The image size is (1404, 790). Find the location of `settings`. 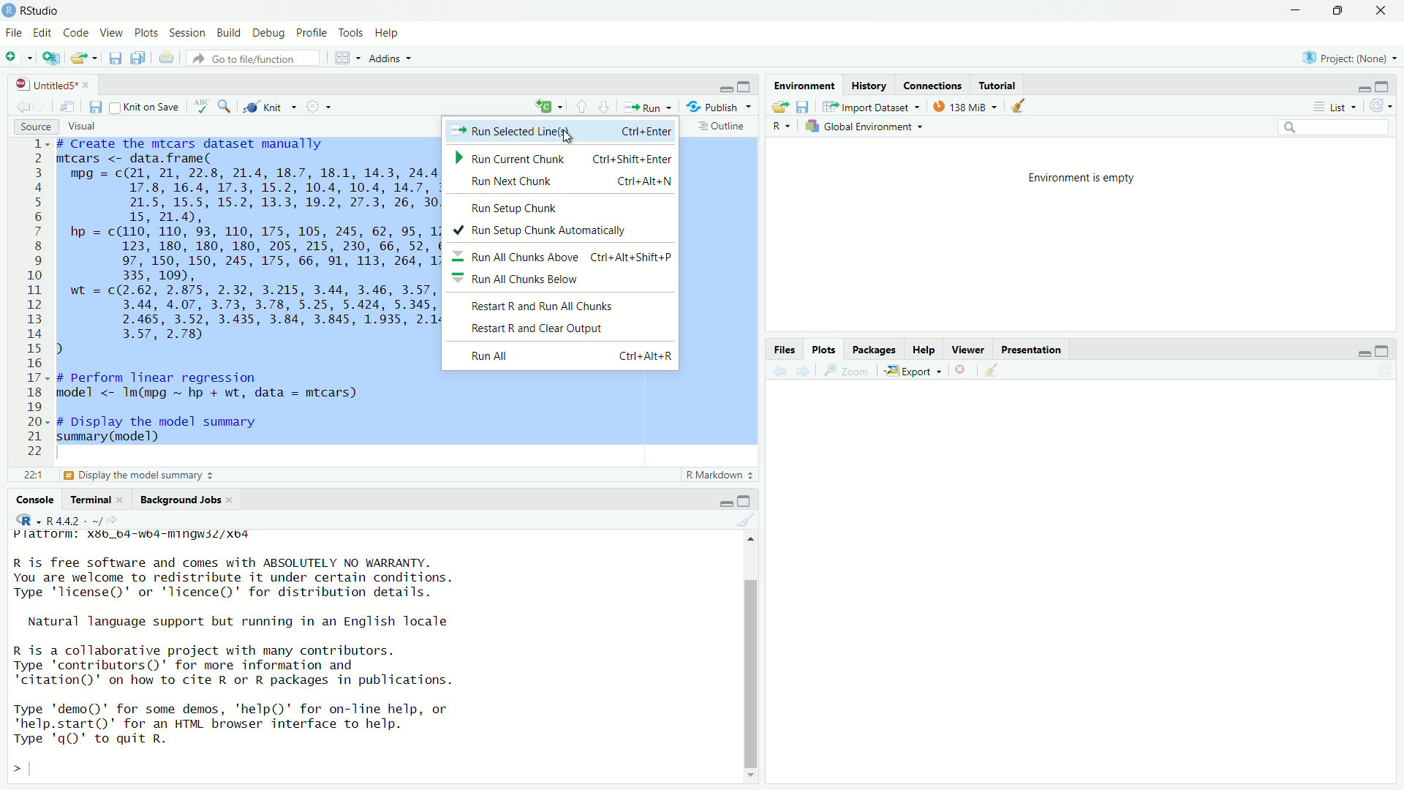

settings is located at coordinates (317, 105).